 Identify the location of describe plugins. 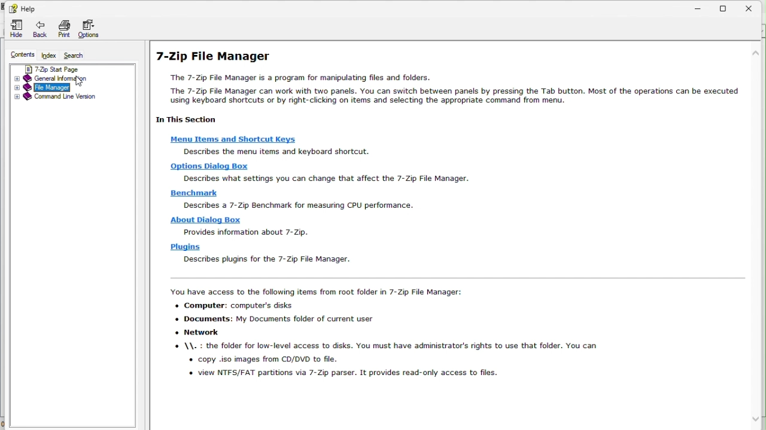
(270, 259).